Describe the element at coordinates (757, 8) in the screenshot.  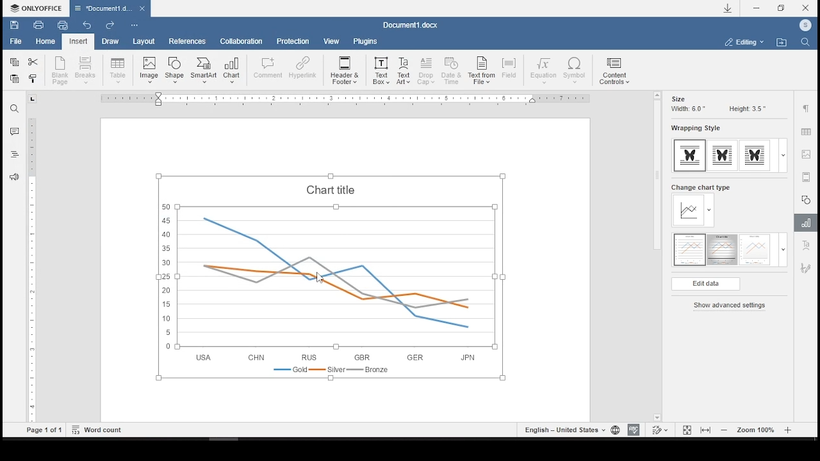
I see `minimize` at that location.